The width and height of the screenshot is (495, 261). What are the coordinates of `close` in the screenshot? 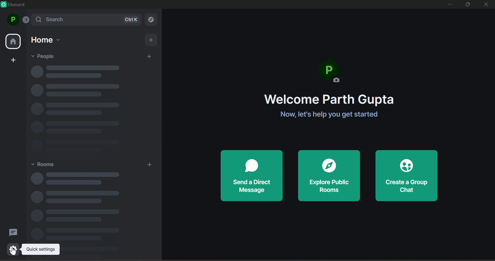 It's located at (486, 5).